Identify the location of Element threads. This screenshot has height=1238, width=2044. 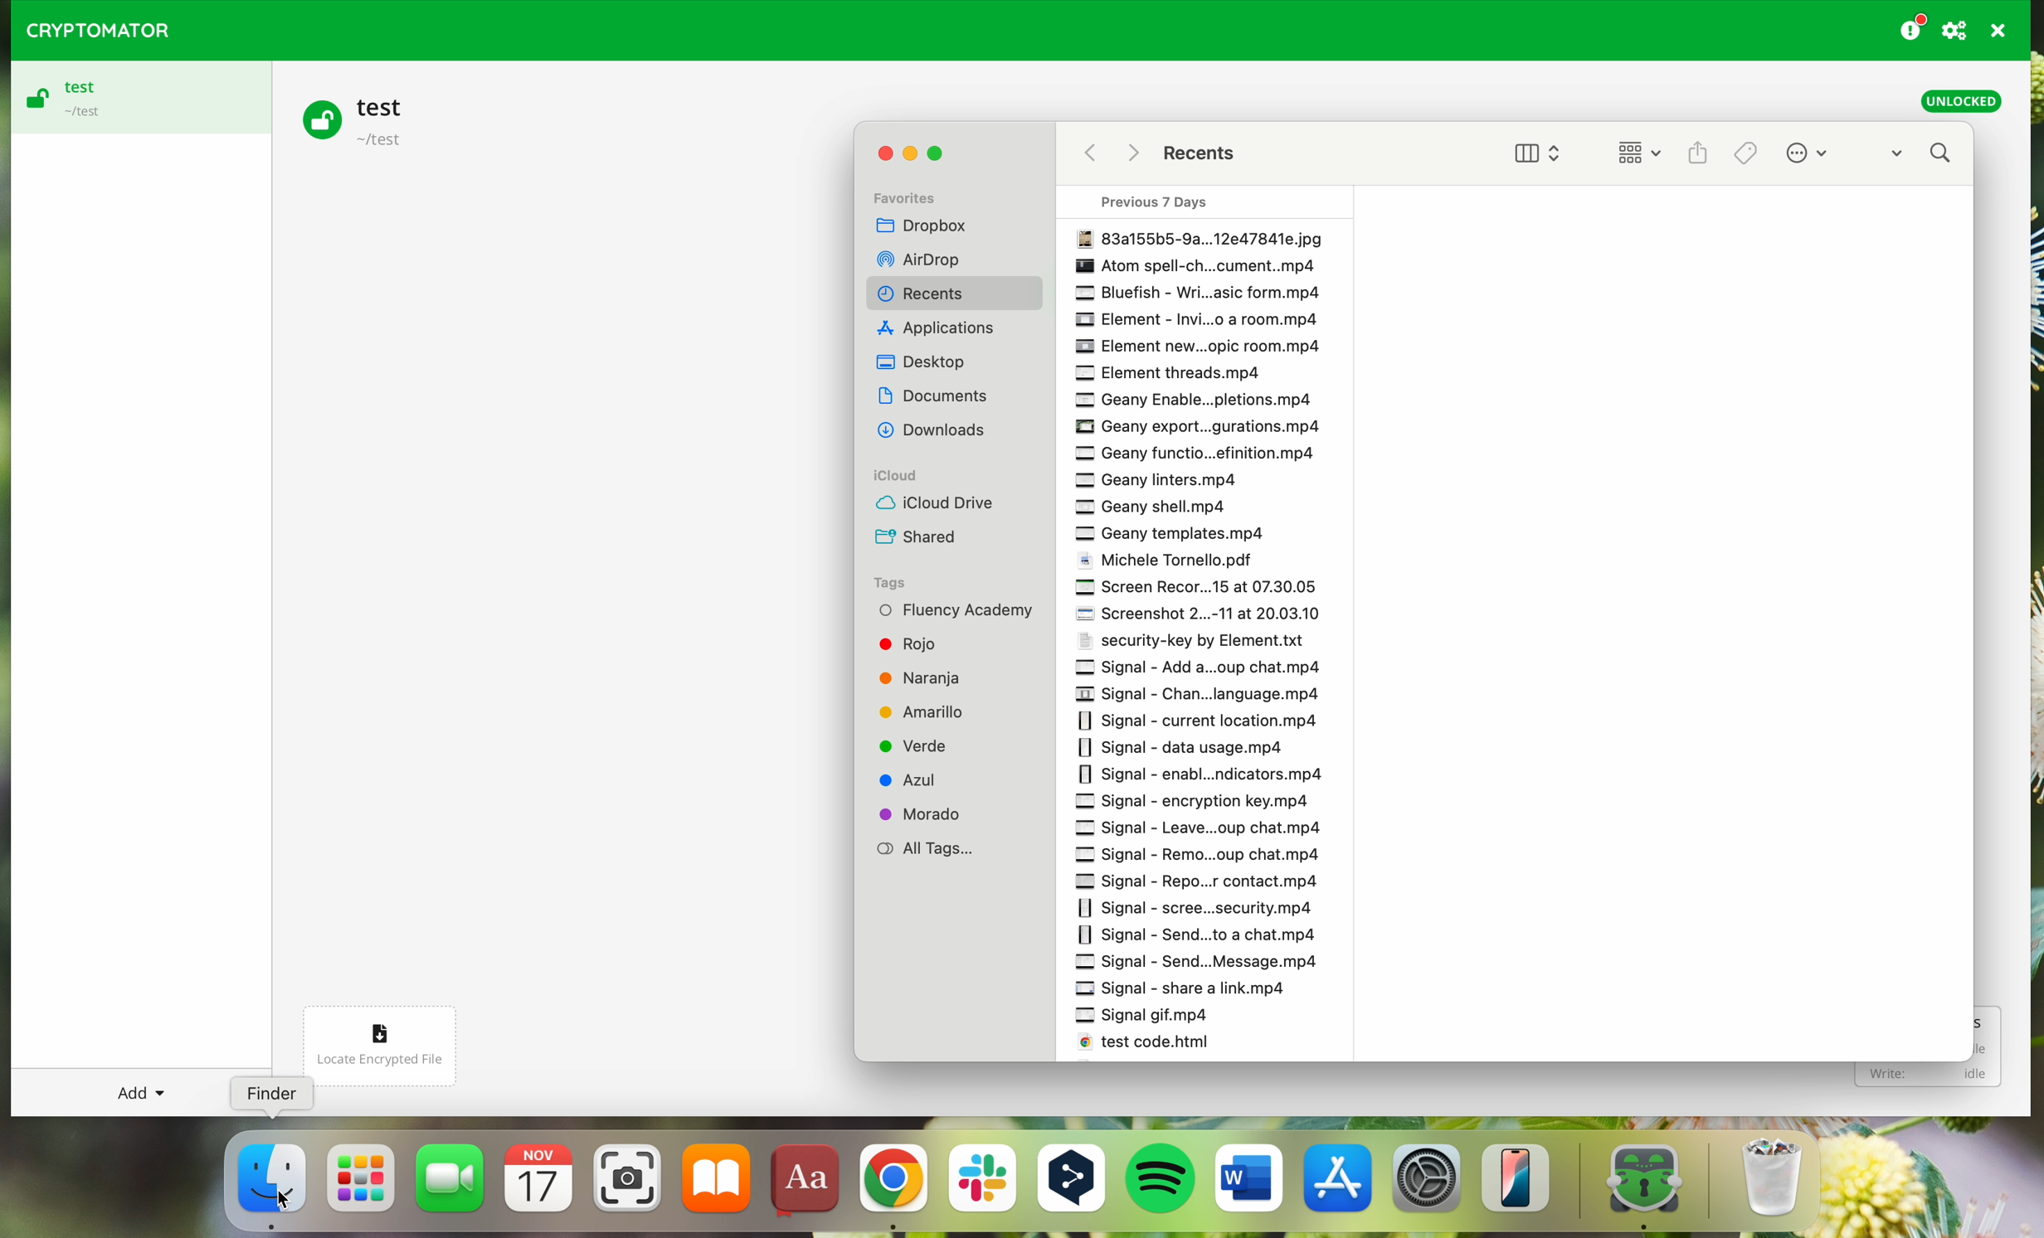
(1163, 372).